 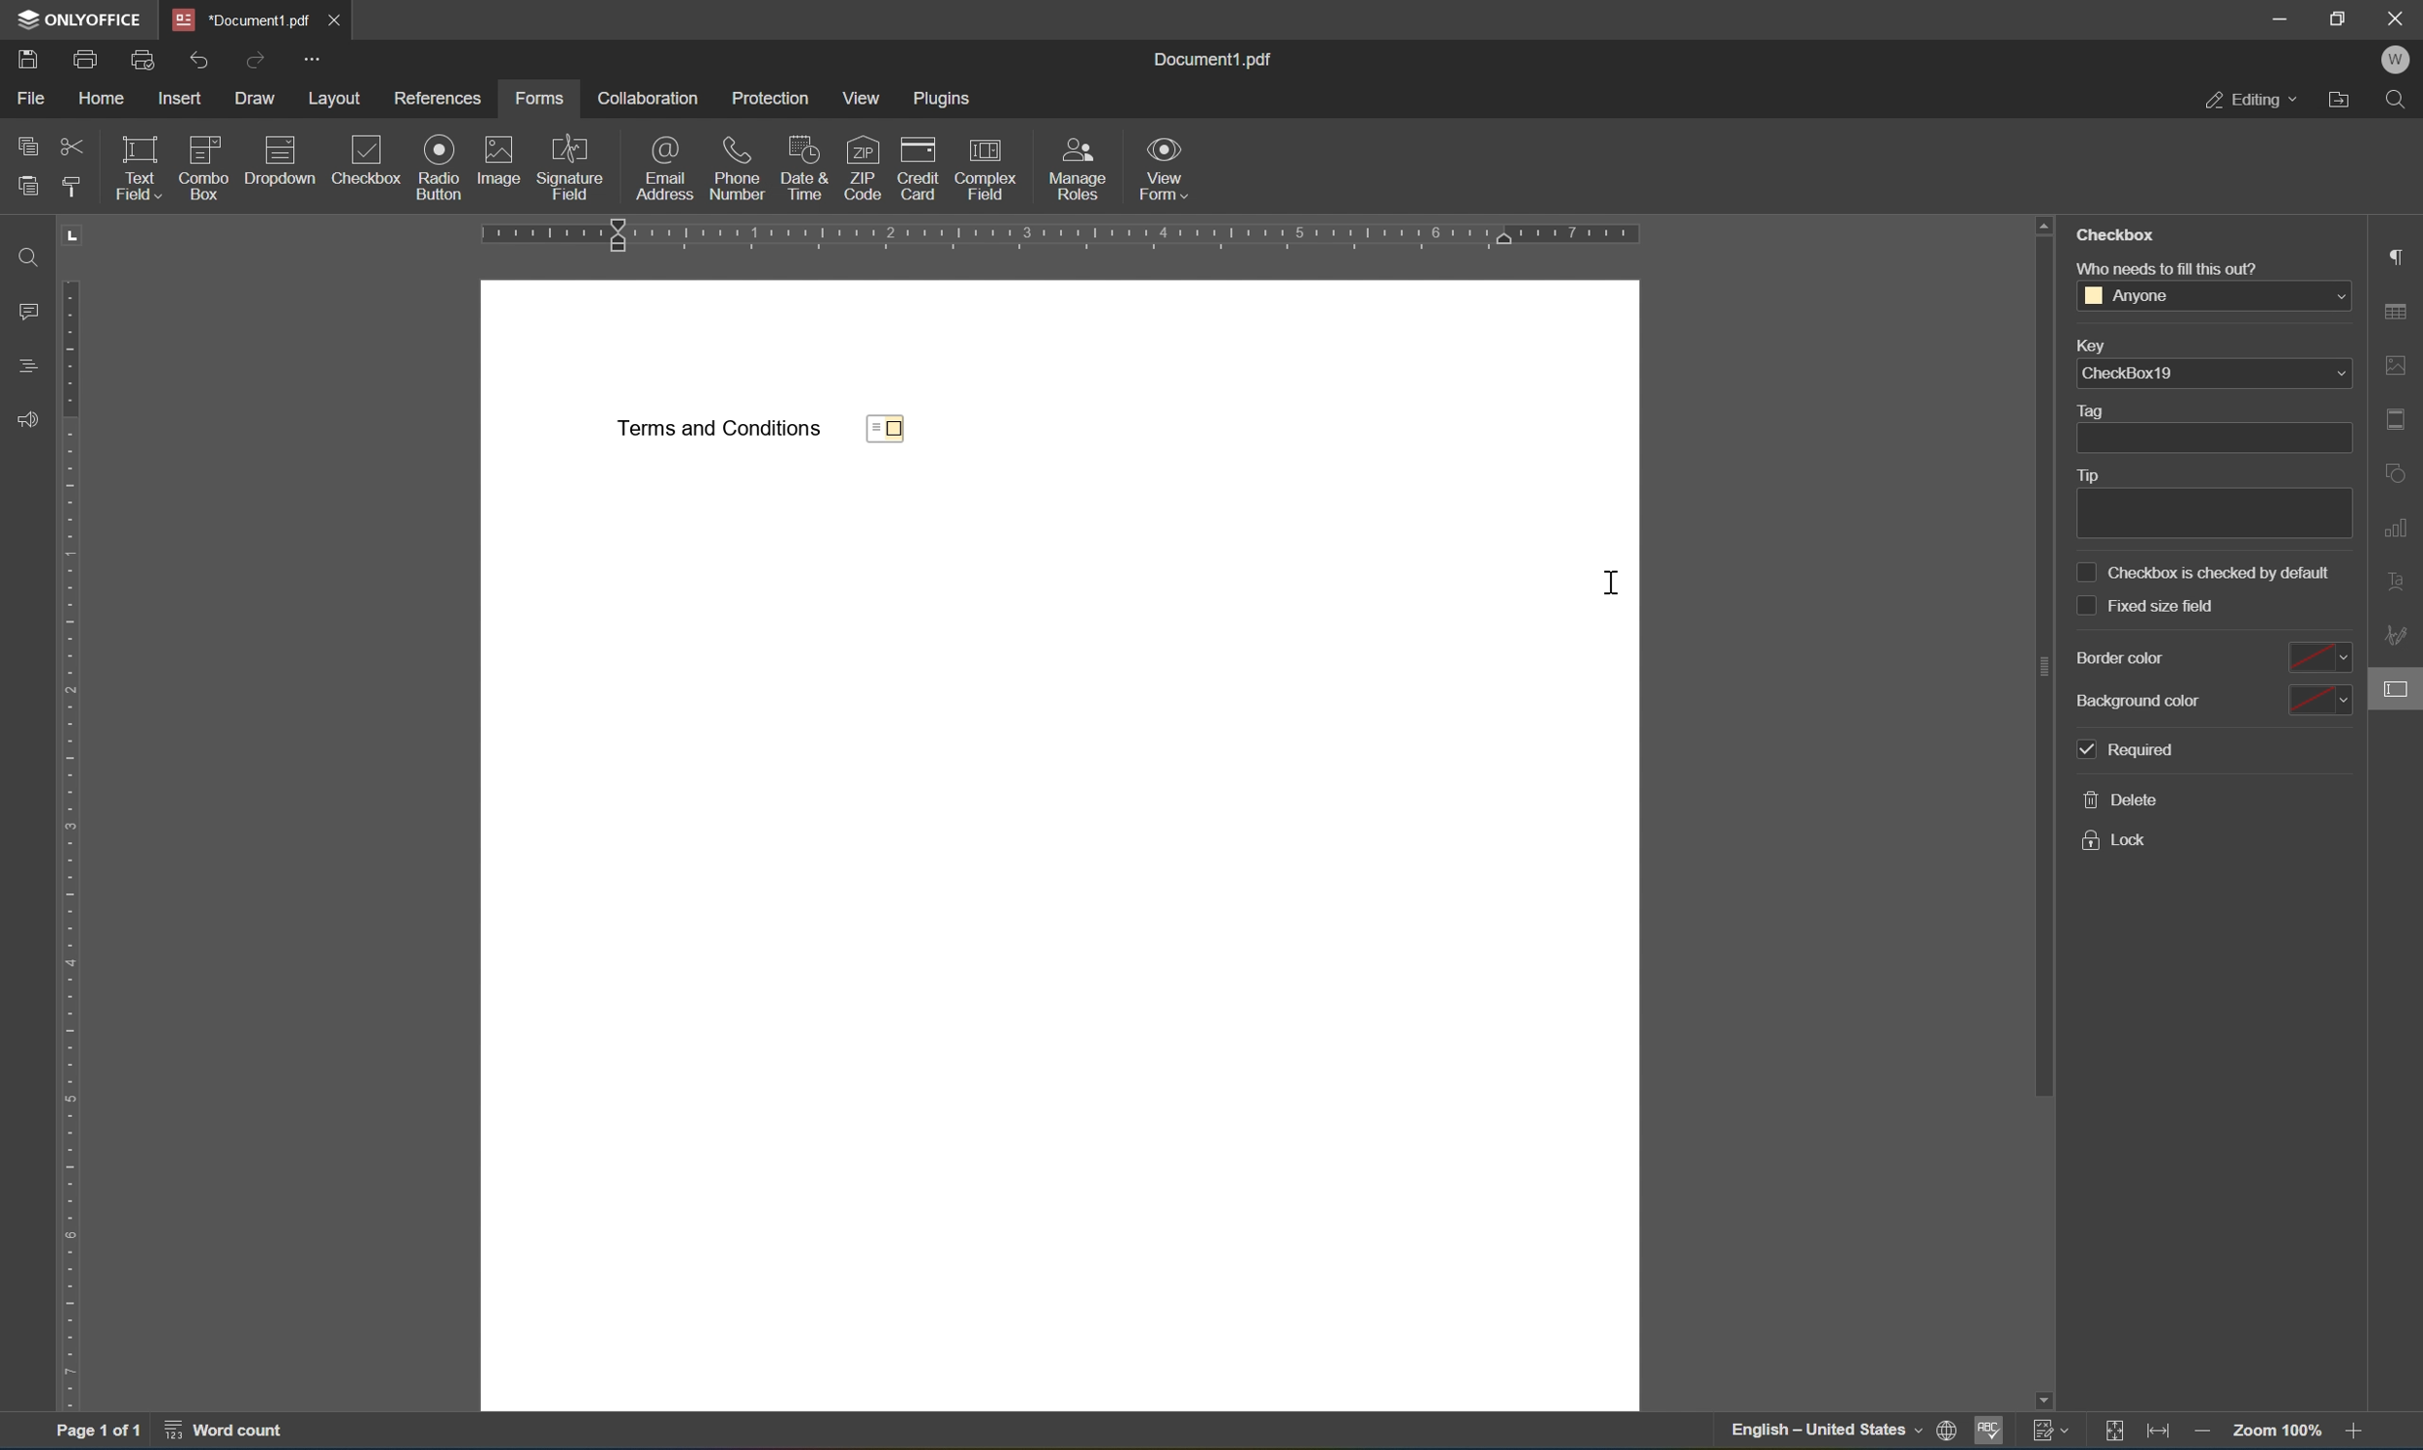 What do you see at coordinates (2147, 606) in the screenshot?
I see `fixed size field` at bounding box center [2147, 606].